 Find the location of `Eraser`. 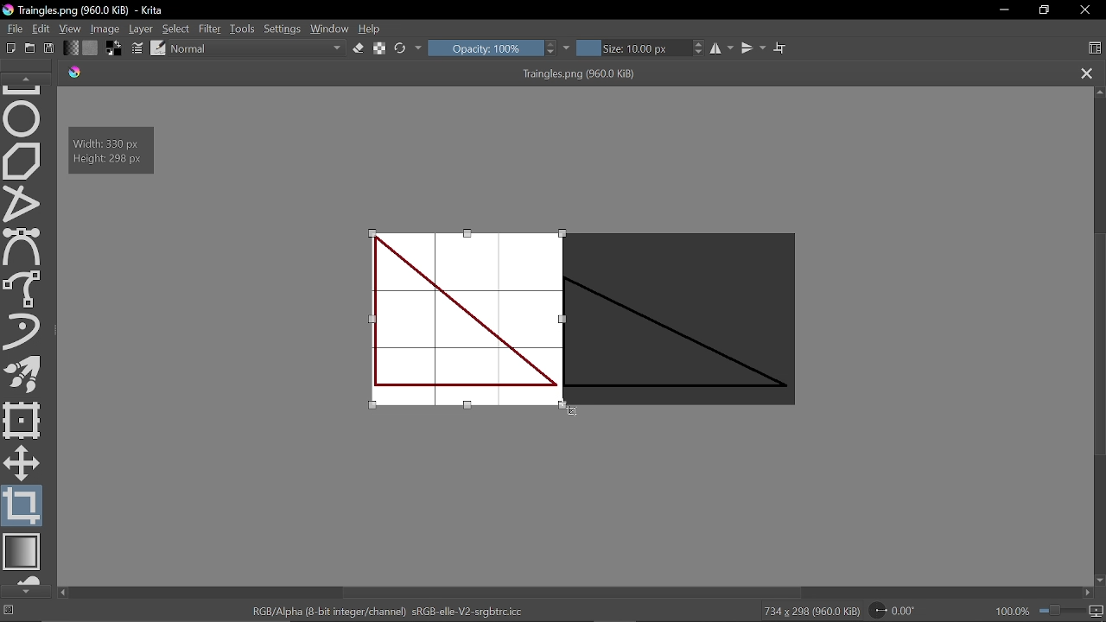

Eraser is located at coordinates (358, 48).